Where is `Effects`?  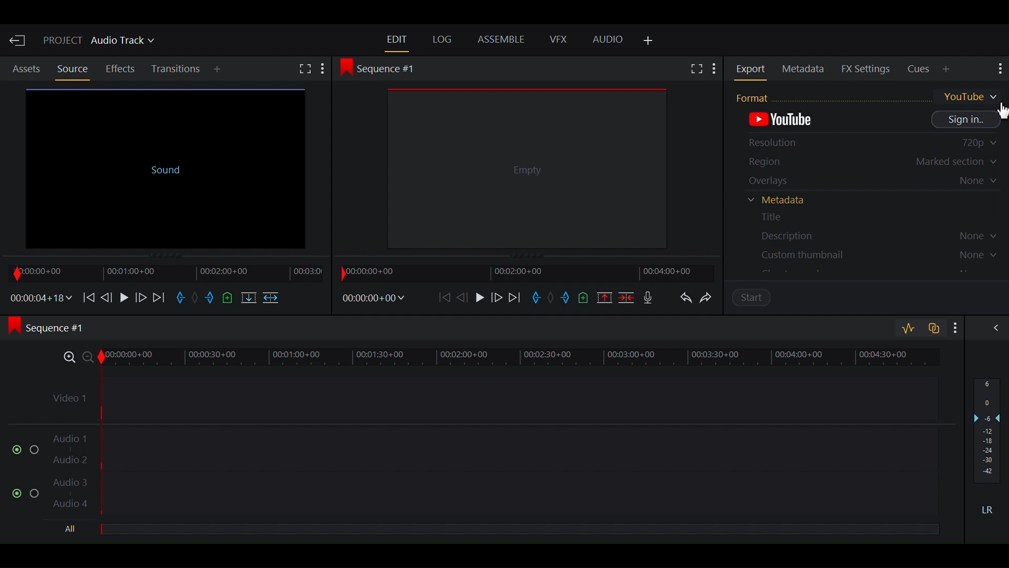 Effects is located at coordinates (122, 69).